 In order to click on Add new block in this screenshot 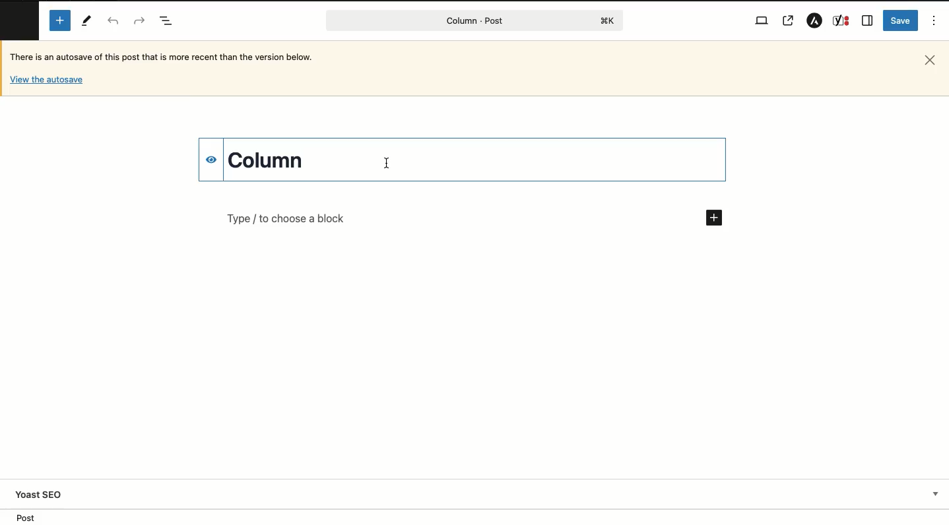, I will do `click(474, 217)`.